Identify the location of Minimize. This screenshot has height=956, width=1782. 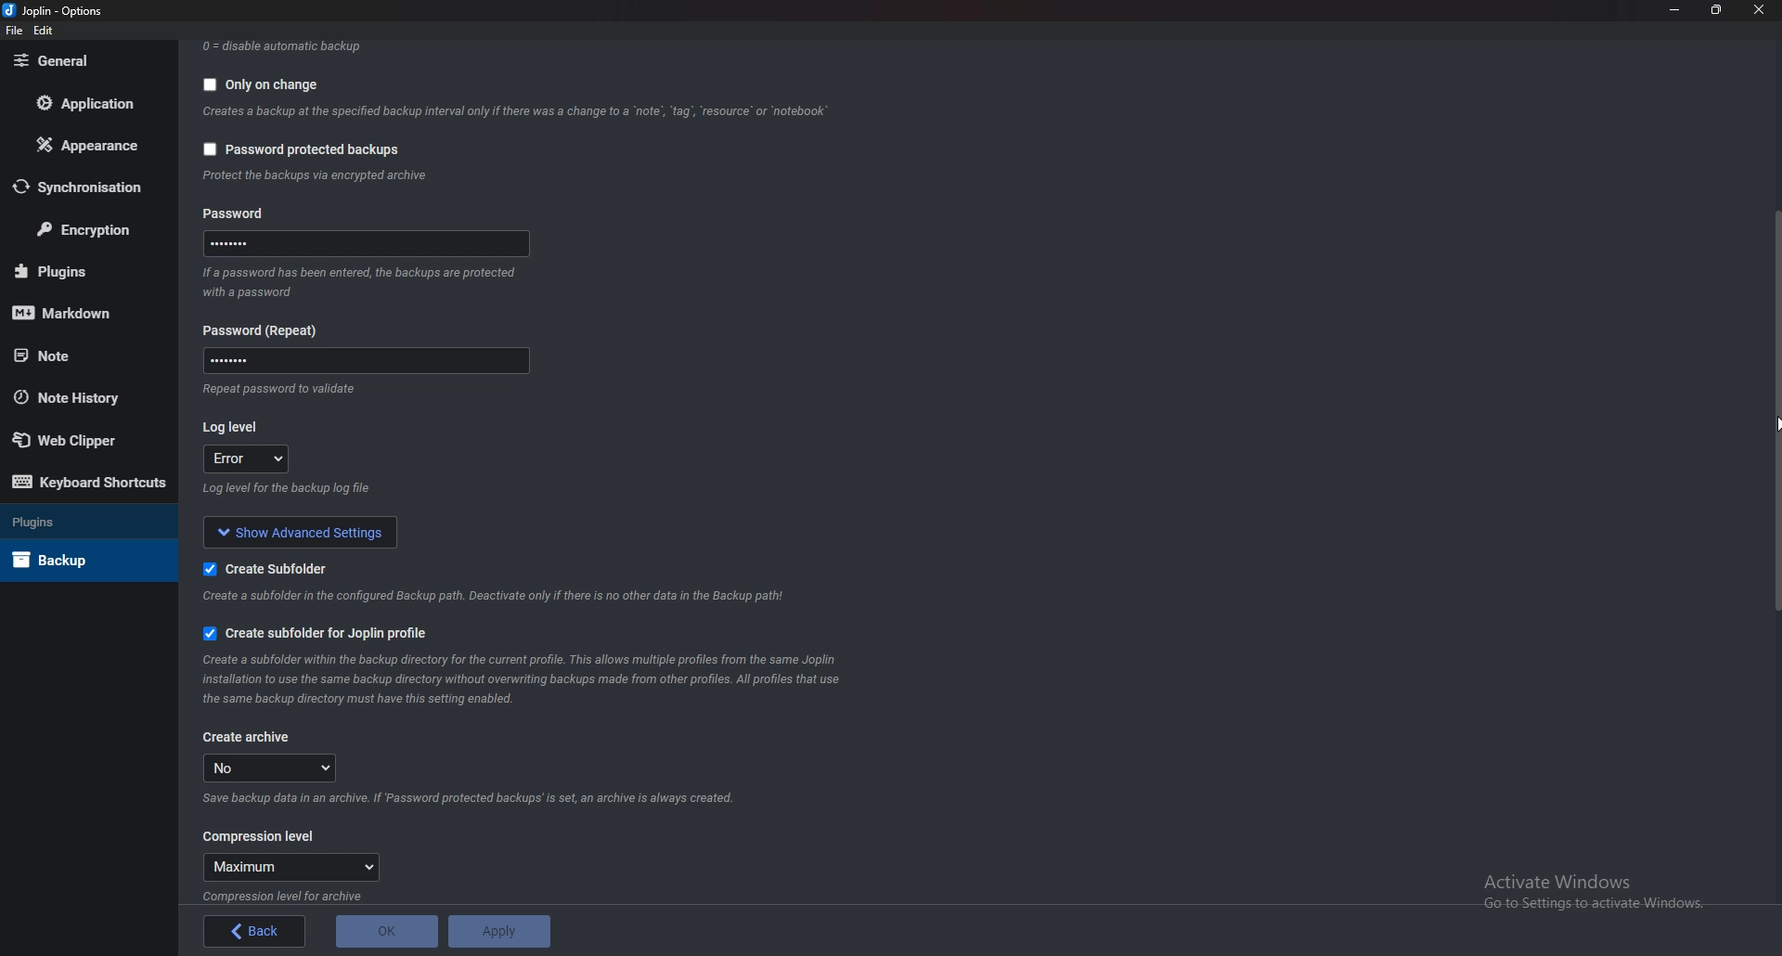
(1677, 9).